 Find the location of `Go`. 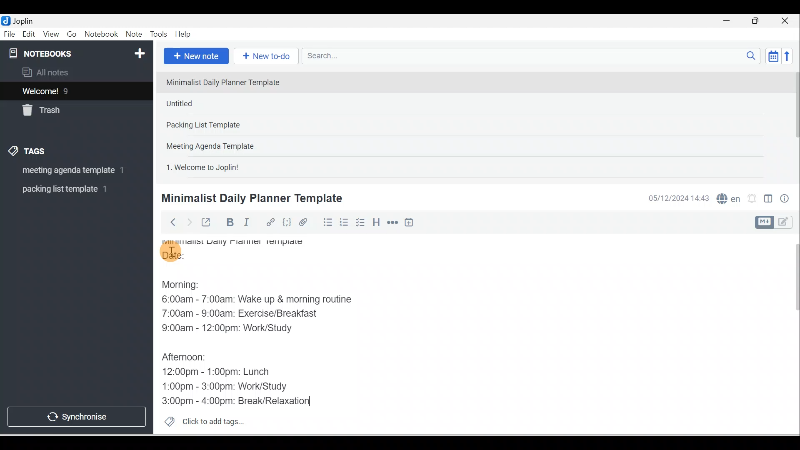

Go is located at coordinates (73, 35).